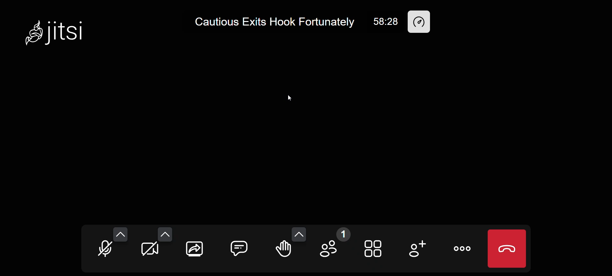 The width and height of the screenshot is (612, 276). I want to click on cursor, so click(291, 99).